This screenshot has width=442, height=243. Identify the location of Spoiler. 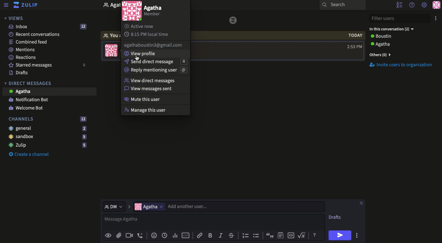
(282, 234).